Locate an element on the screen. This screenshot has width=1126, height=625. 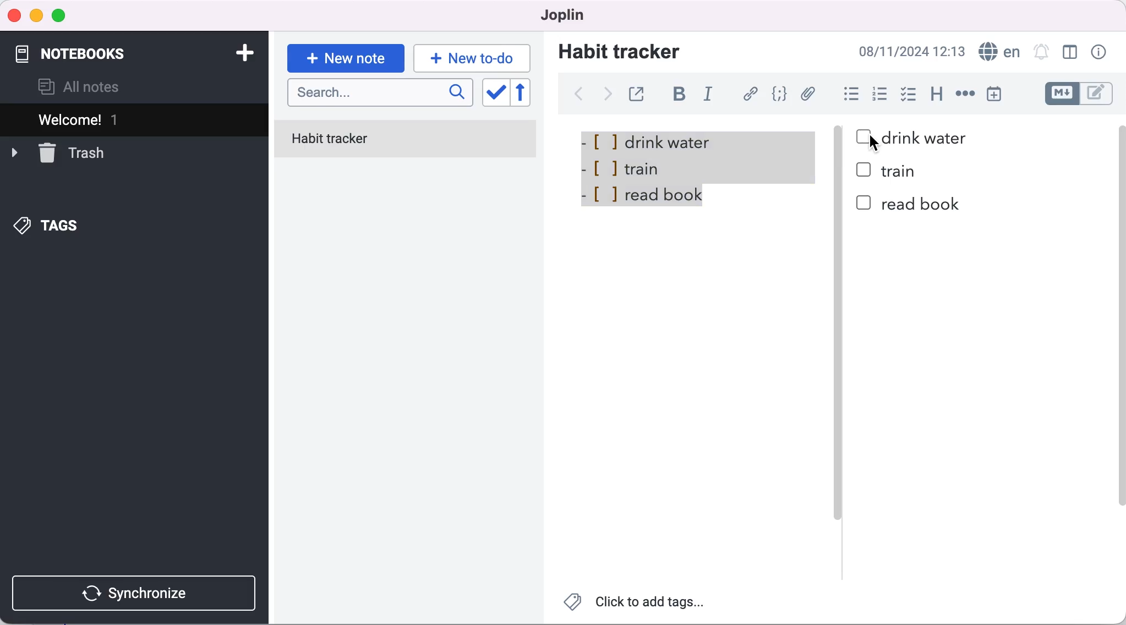
08/11/2024 12:13 is located at coordinates (909, 51).